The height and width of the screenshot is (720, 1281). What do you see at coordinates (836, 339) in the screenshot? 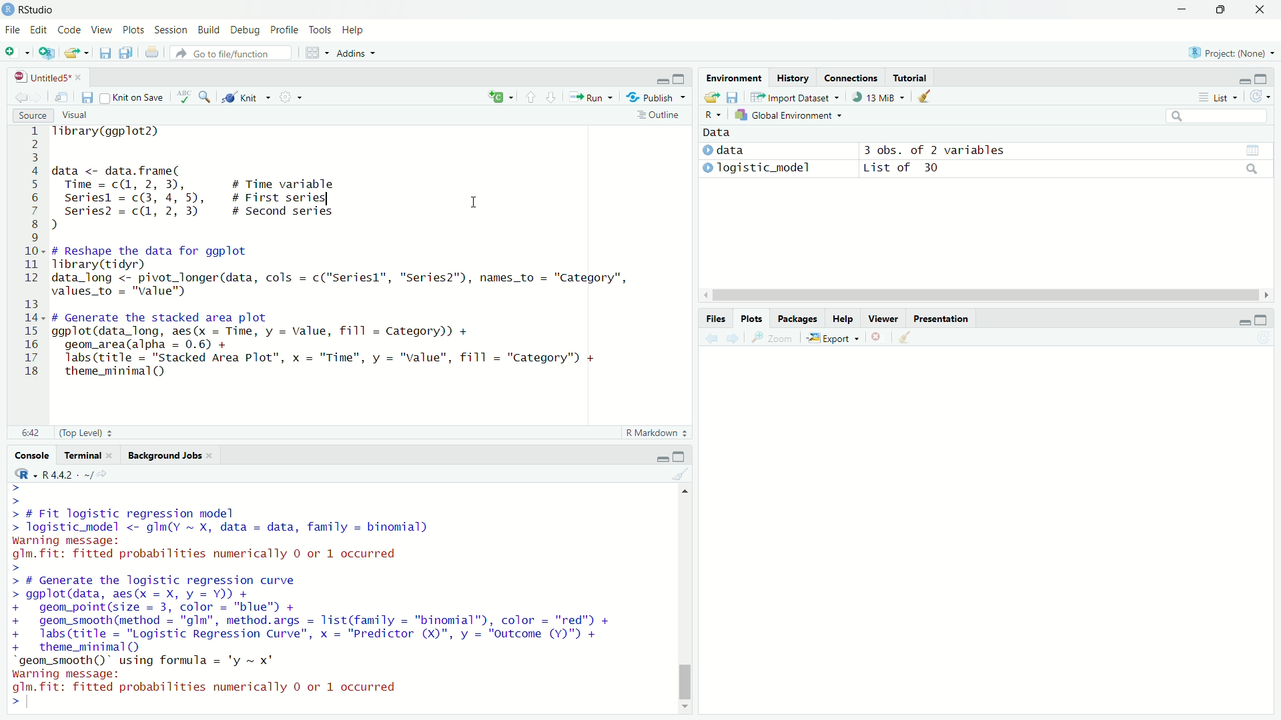
I see `Export ` at bounding box center [836, 339].